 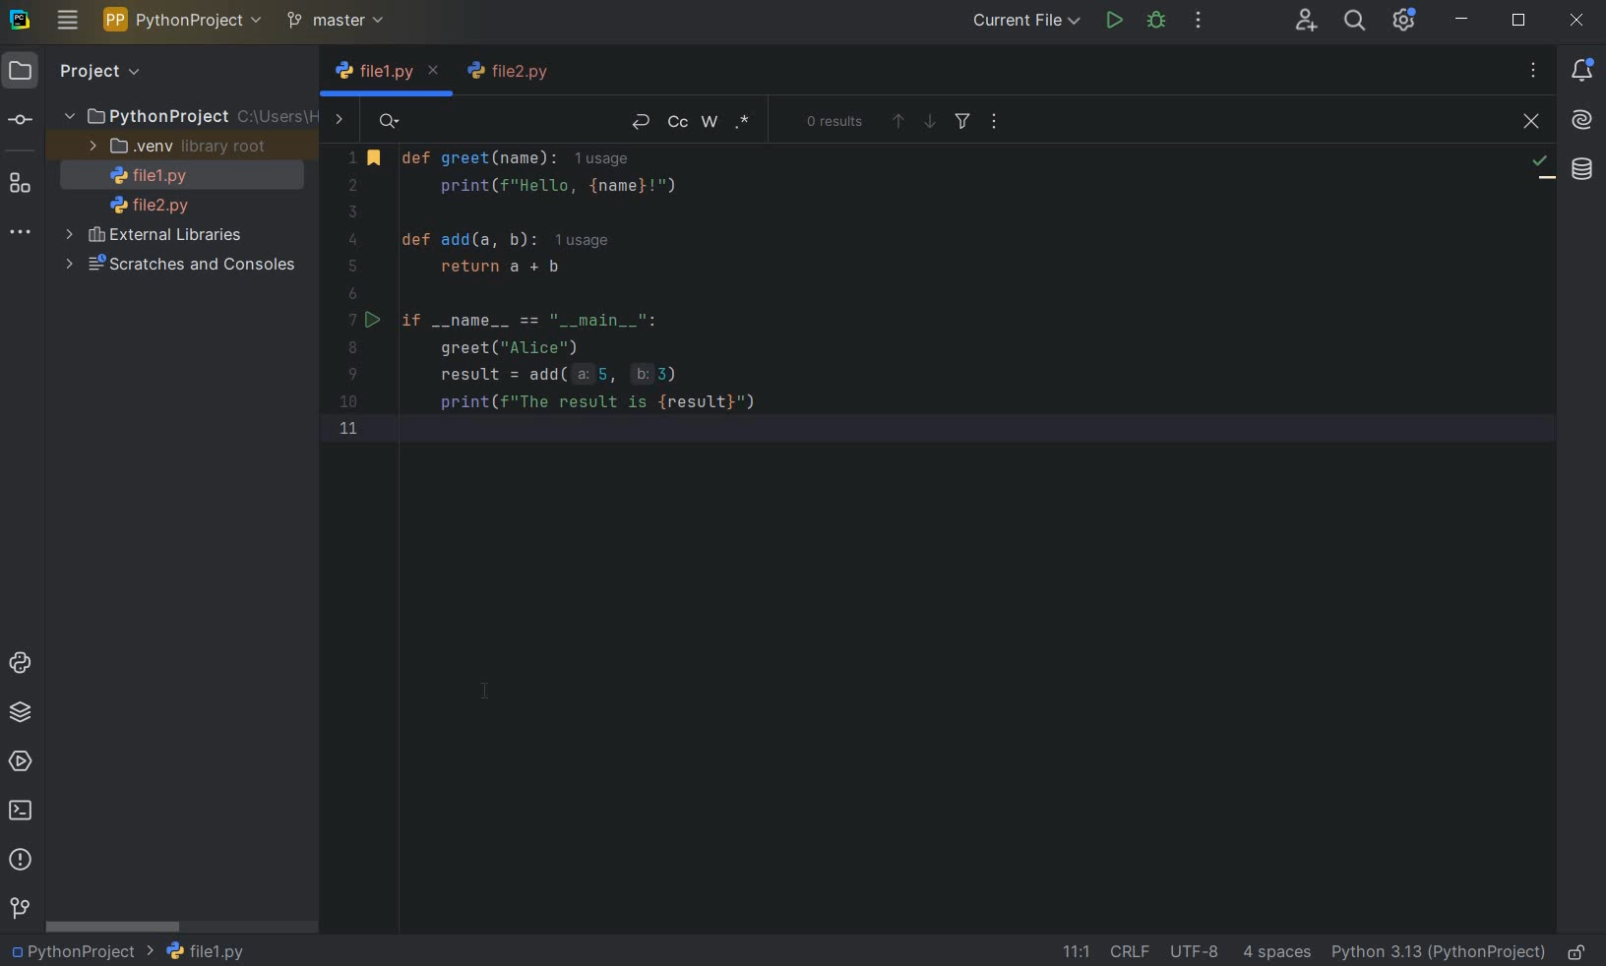 I want to click on PROBLEMS, so click(x=21, y=861).